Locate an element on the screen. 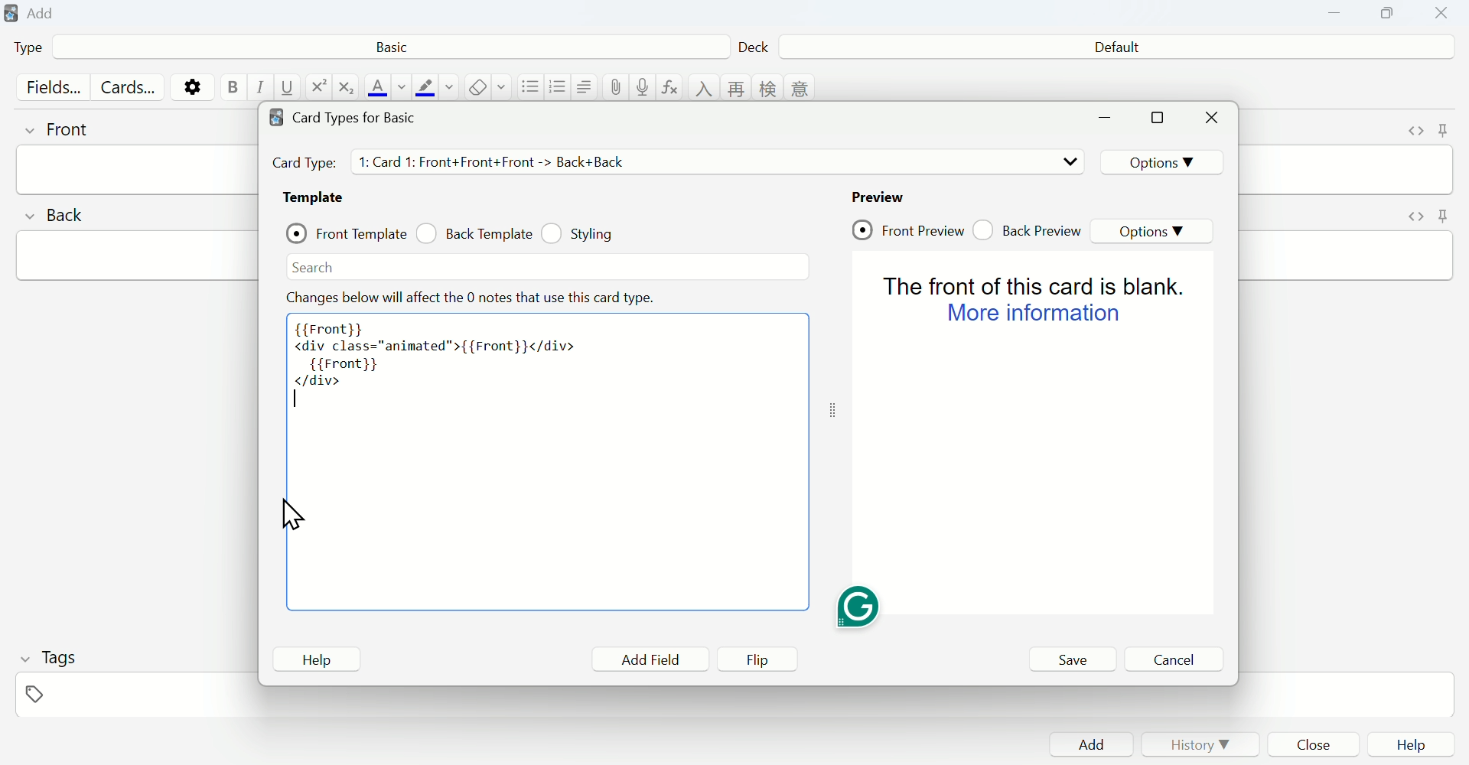  toggle expand/contract is located at coordinates (833, 412).